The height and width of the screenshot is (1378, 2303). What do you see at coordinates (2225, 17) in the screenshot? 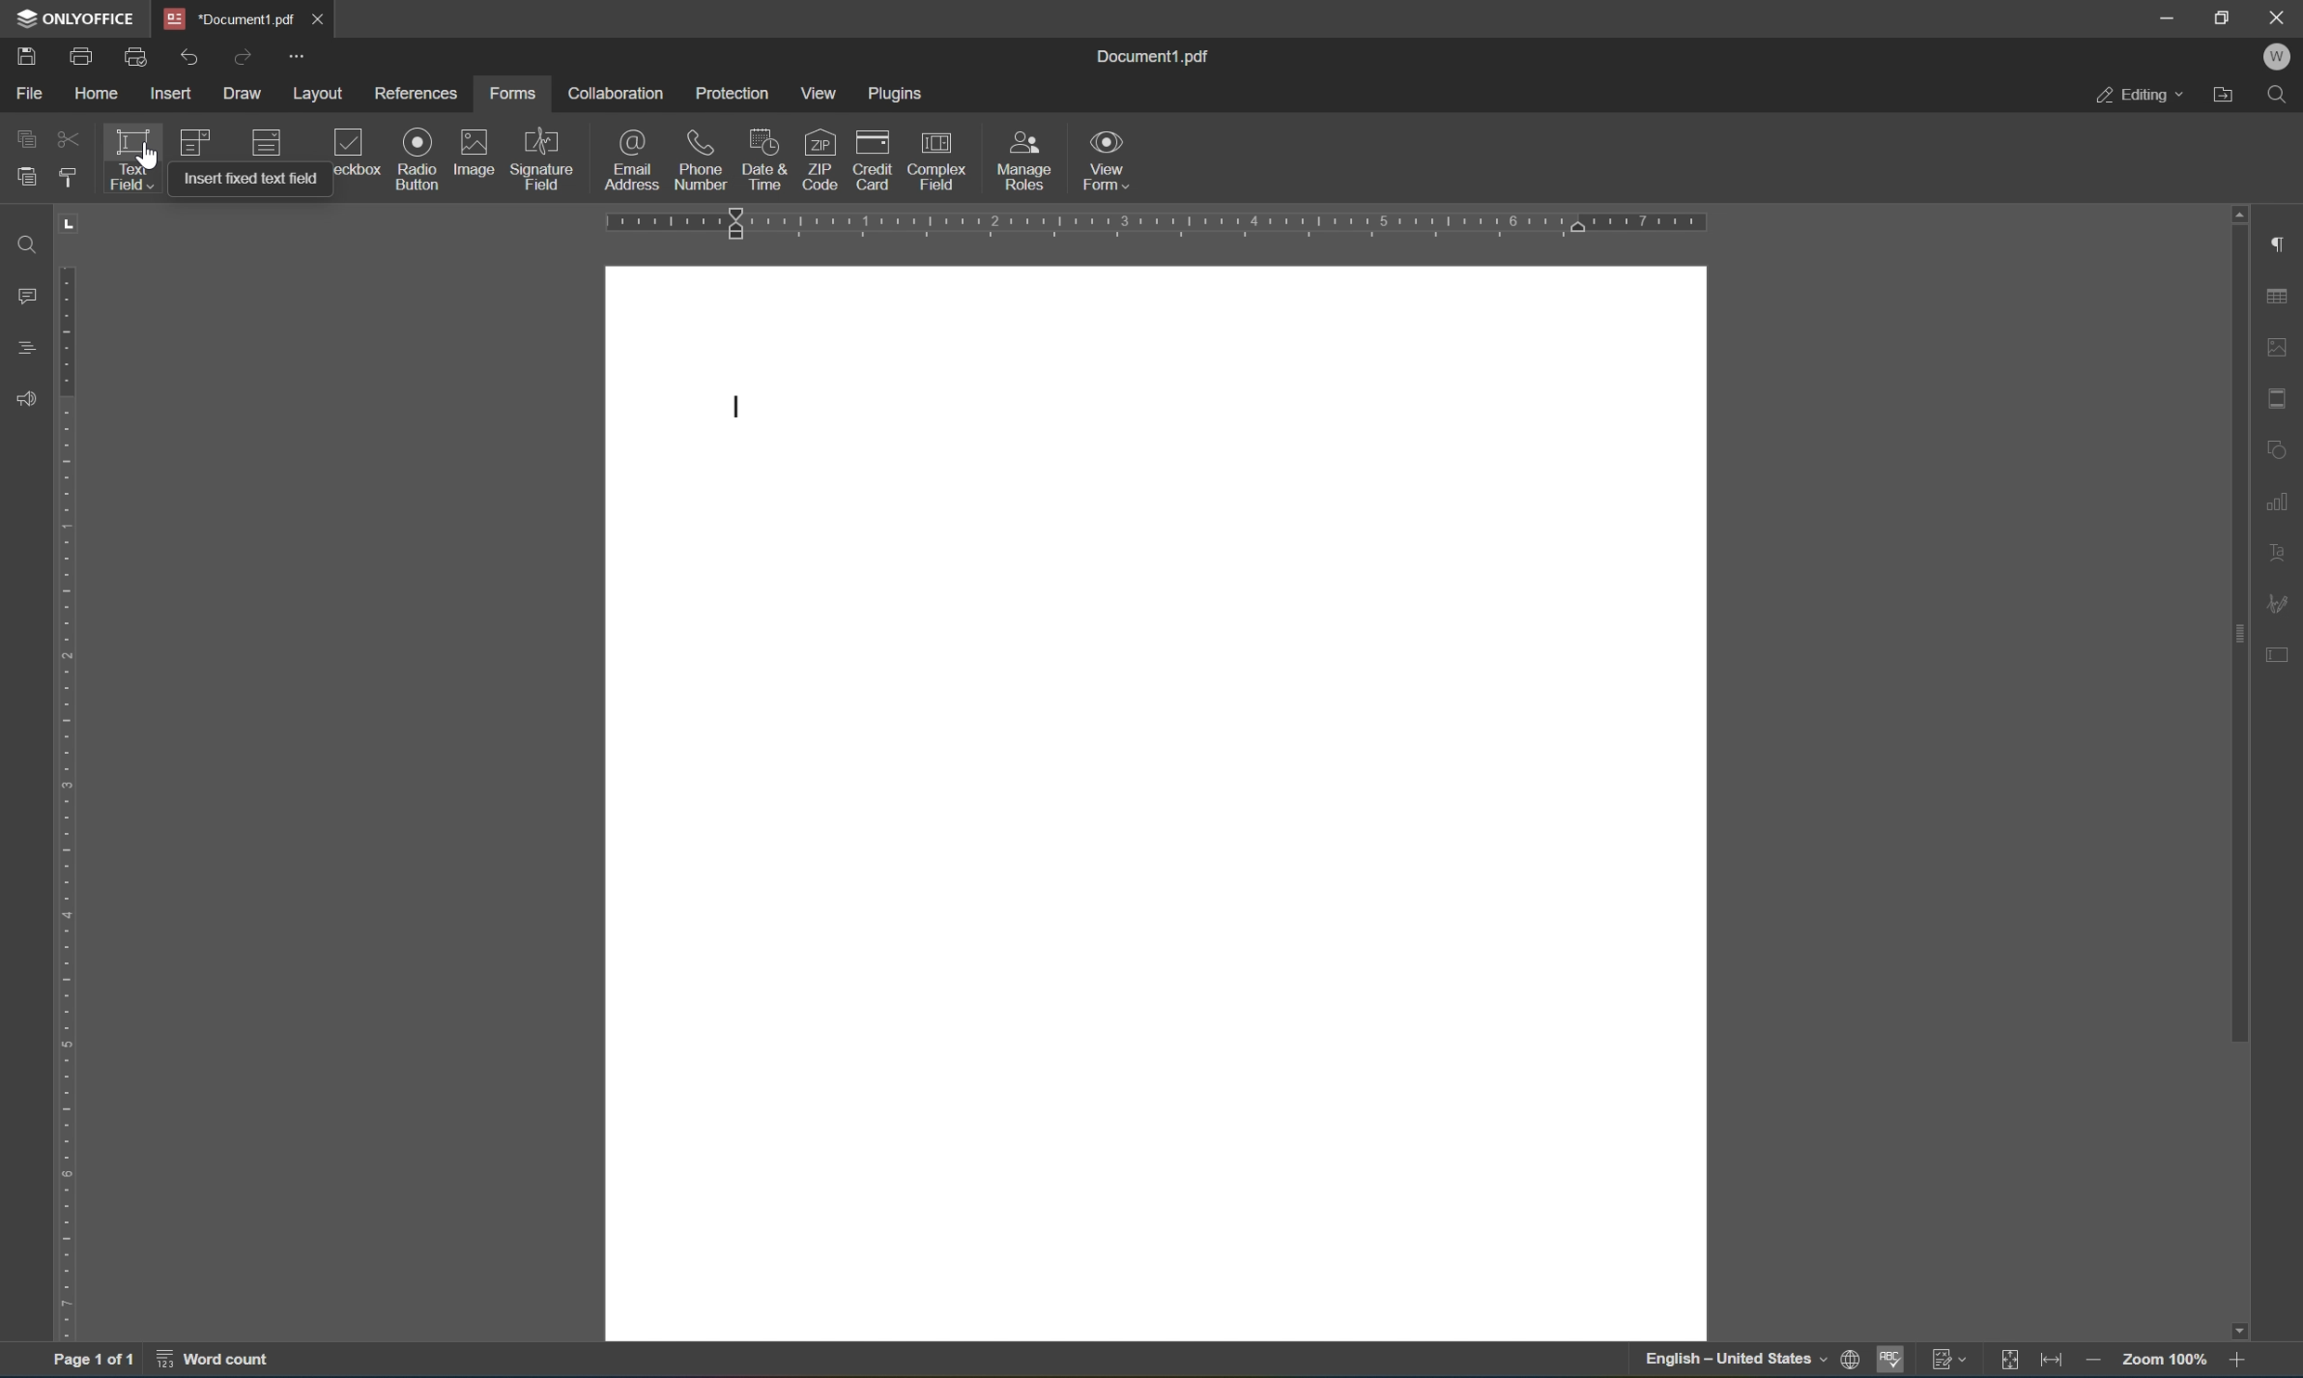
I see `restore down` at bounding box center [2225, 17].